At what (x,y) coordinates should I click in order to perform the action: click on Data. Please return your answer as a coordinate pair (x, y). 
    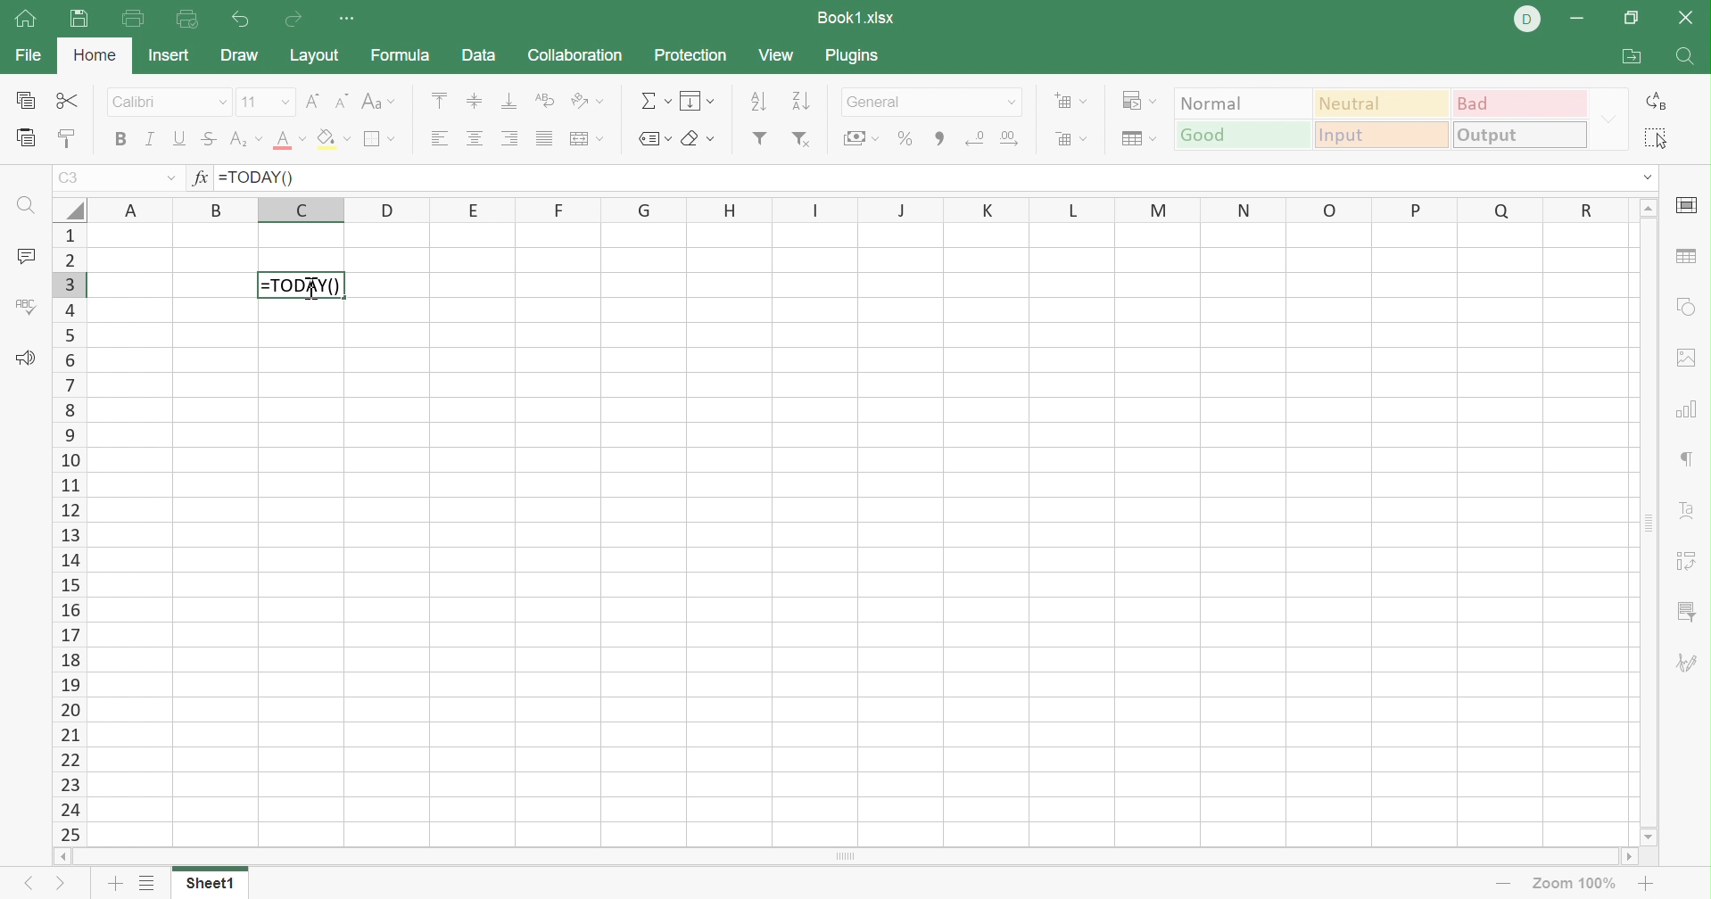
    Looking at the image, I should click on (481, 54).